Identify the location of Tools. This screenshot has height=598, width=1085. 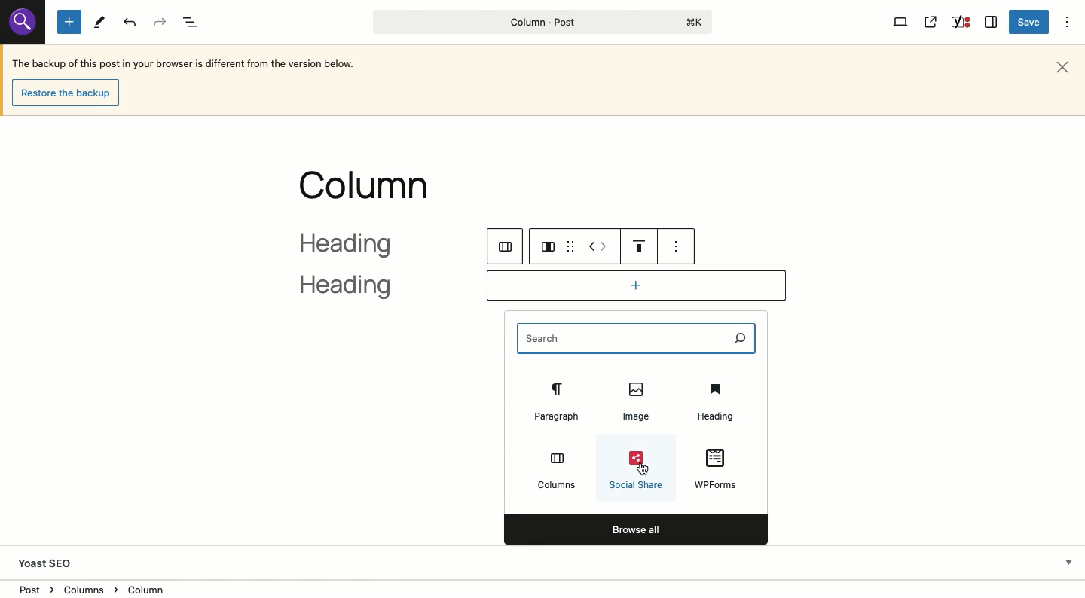
(99, 23).